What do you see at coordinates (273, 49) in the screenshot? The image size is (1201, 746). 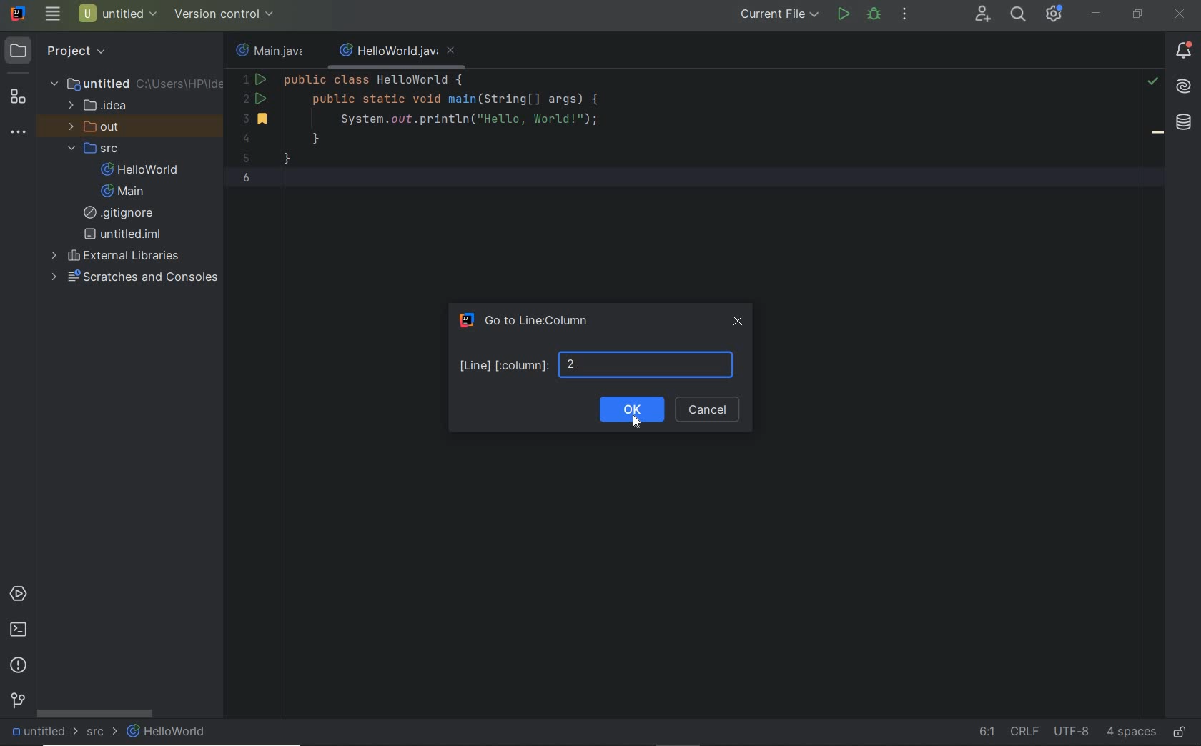 I see `file name` at bounding box center [273, 49].